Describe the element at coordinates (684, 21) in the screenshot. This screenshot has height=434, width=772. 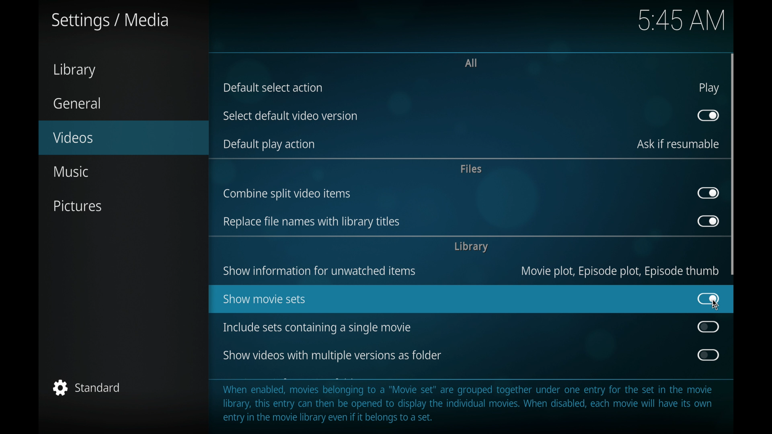
I see `5.44 am` at that location.